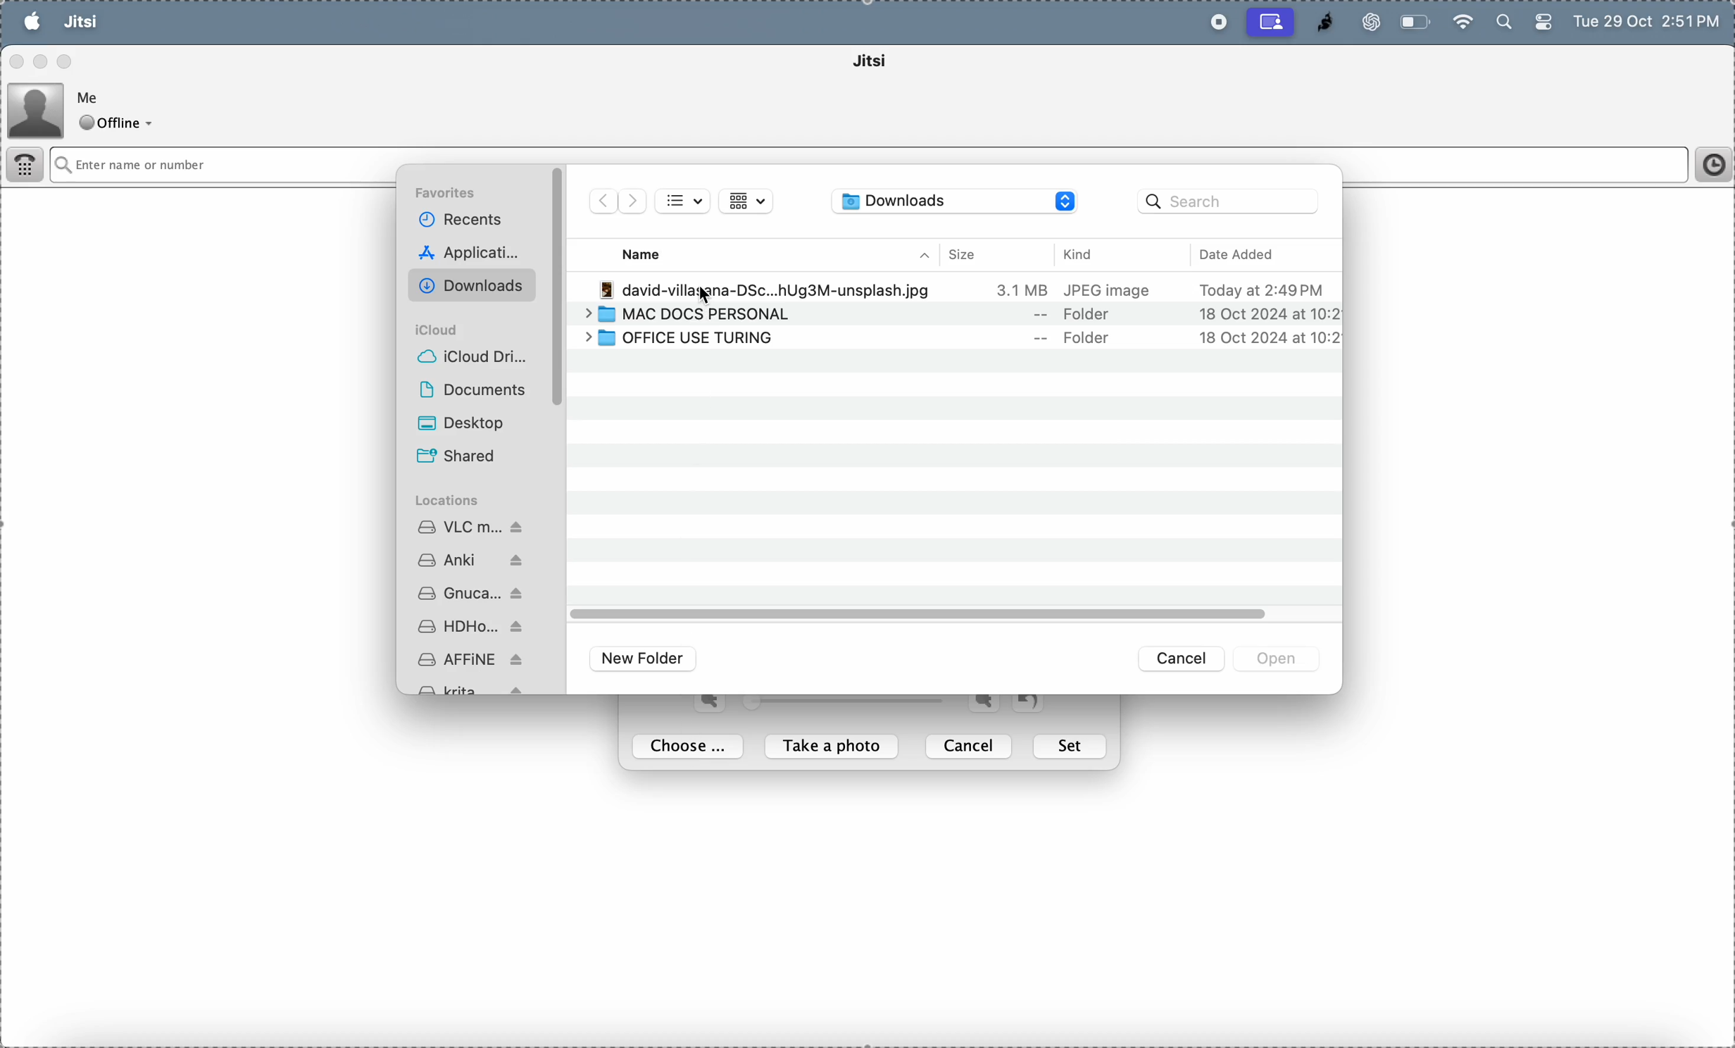  What do you see at coordinates (92, 96) in the screenshot?
I see `Me` at bounding box center [92, 96].